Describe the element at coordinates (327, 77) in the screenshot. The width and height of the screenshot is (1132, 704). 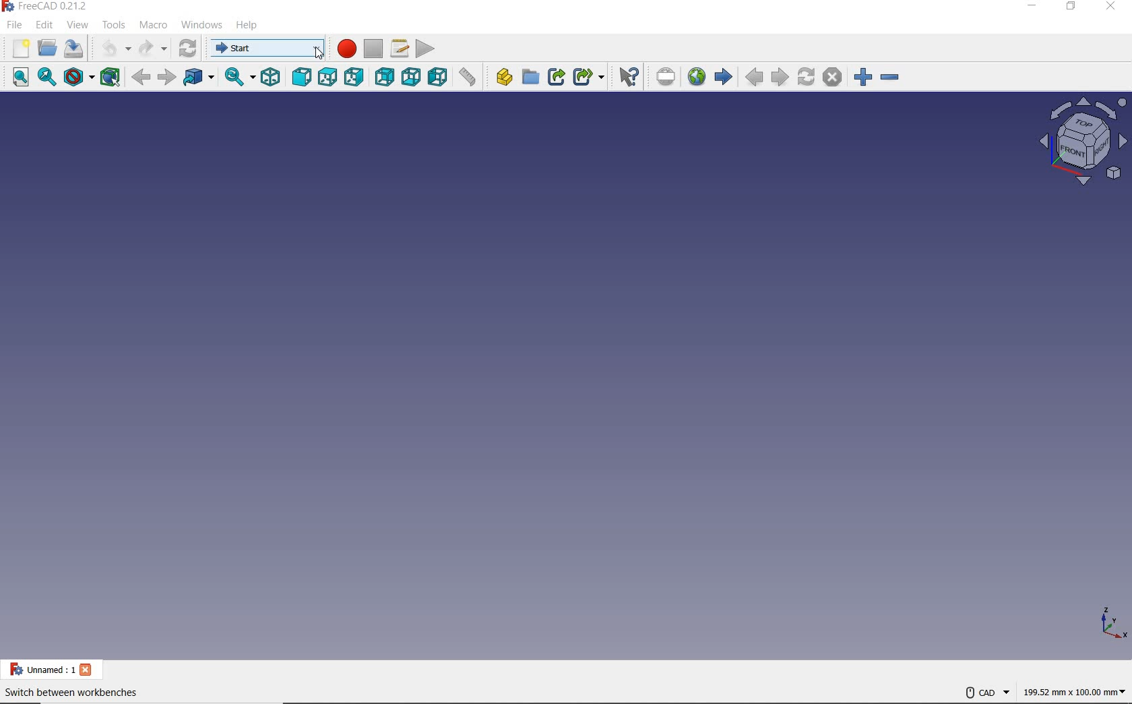
I see `TOP` at that location.